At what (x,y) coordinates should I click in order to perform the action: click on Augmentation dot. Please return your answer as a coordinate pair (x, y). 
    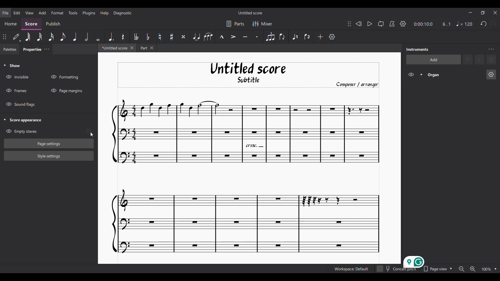
    Looking at the image, I should click on (111, 37).